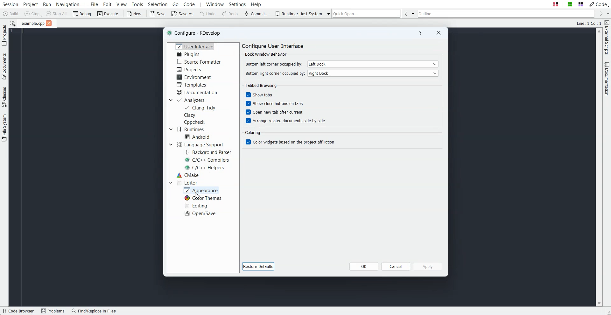  I want to click on Documentation, so click(197, 92).